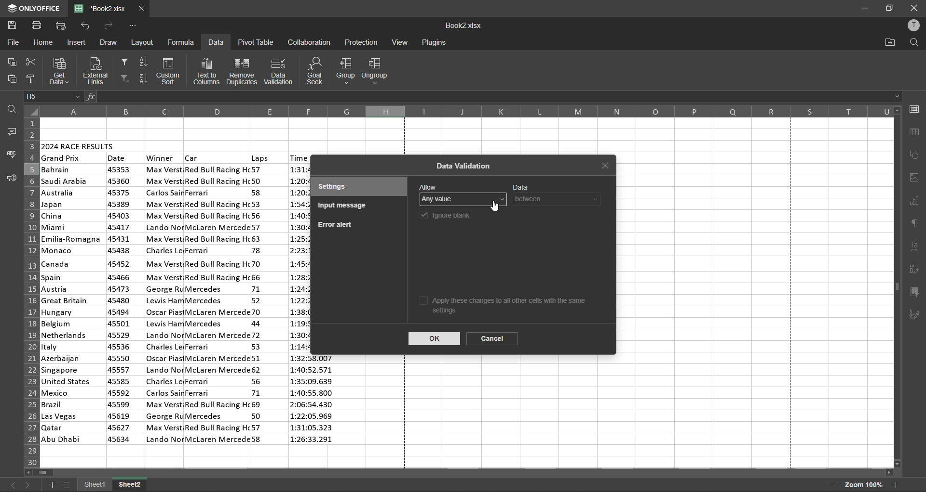  I want to click on filter, so click(123, 61).